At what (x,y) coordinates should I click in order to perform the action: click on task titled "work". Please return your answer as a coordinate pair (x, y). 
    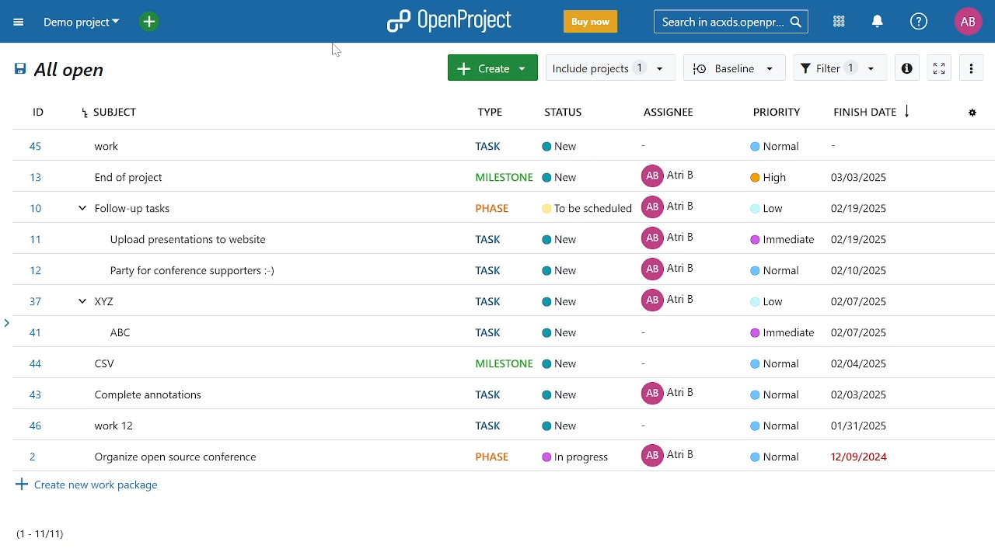
    Looking at the image, I should click on (506, 423).